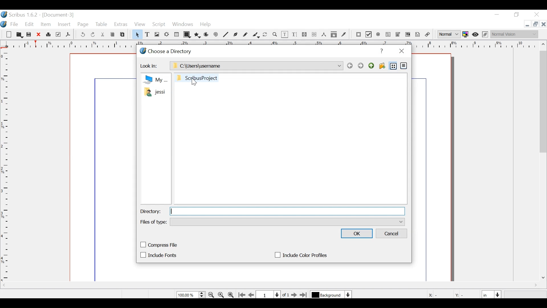 This screenshot has width=547, height=308. Describe the element at coordinates (458, 294) in the screenshot. I see `Y:` at that location.